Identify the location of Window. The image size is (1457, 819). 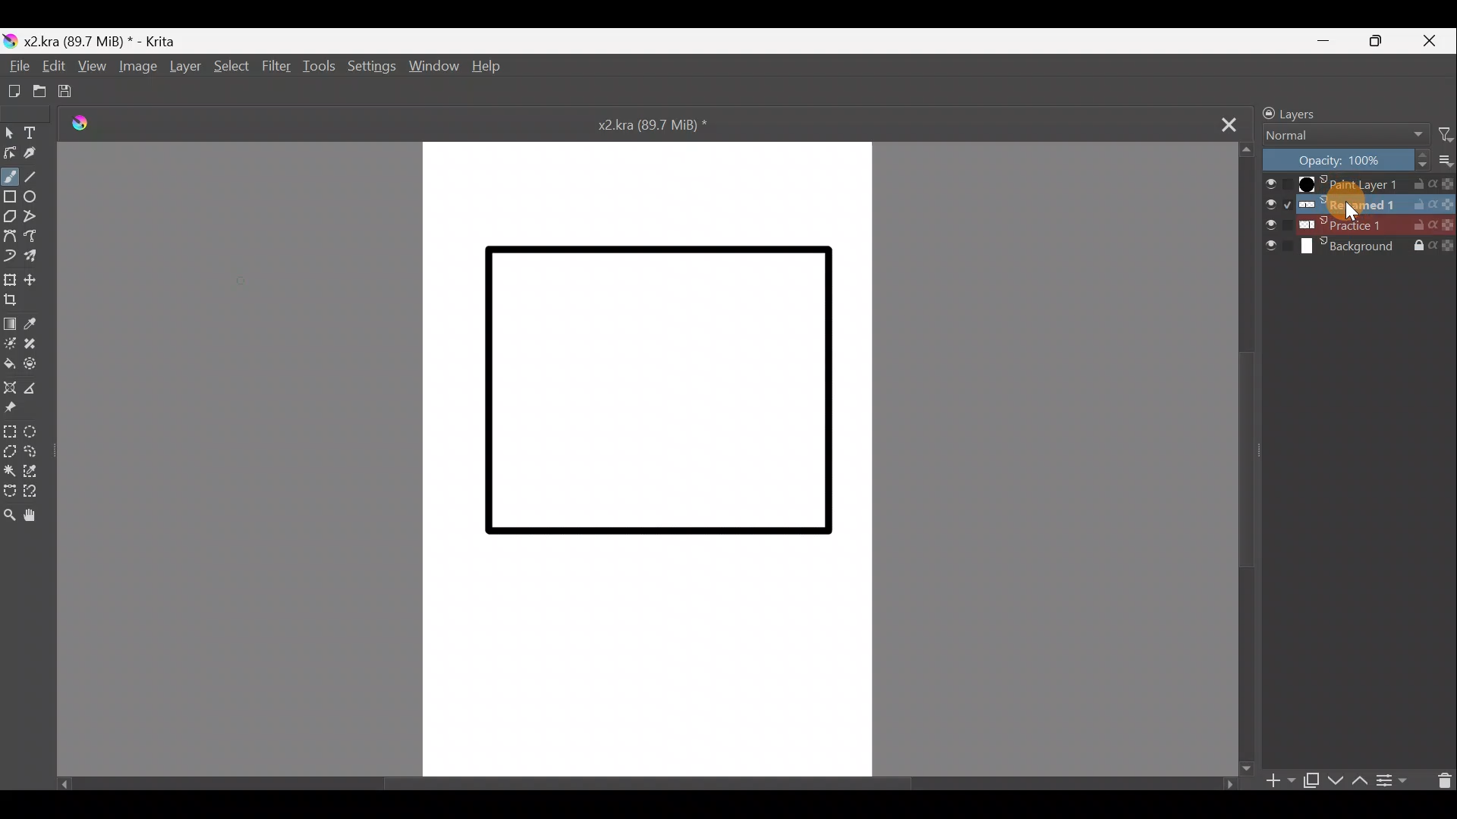
(434, 66).